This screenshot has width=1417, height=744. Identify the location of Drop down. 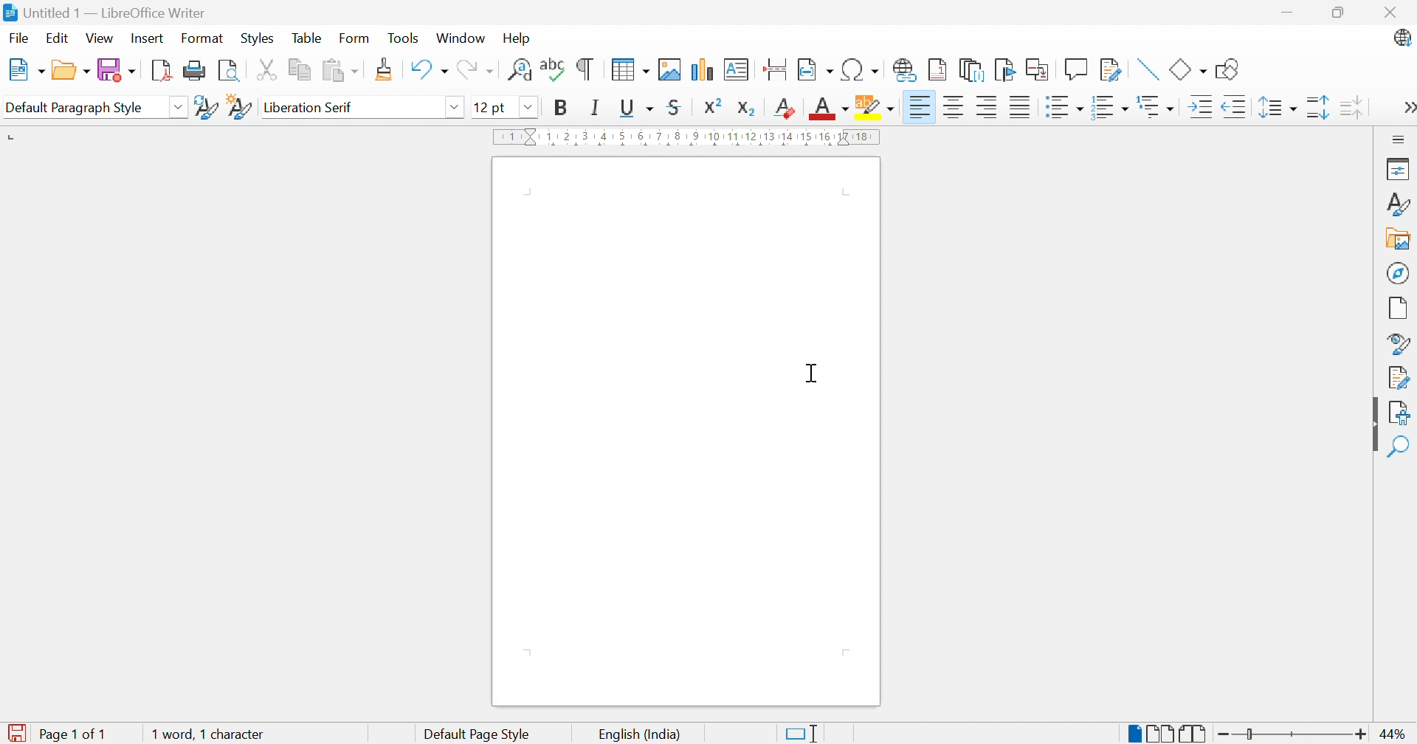
(456, 106).